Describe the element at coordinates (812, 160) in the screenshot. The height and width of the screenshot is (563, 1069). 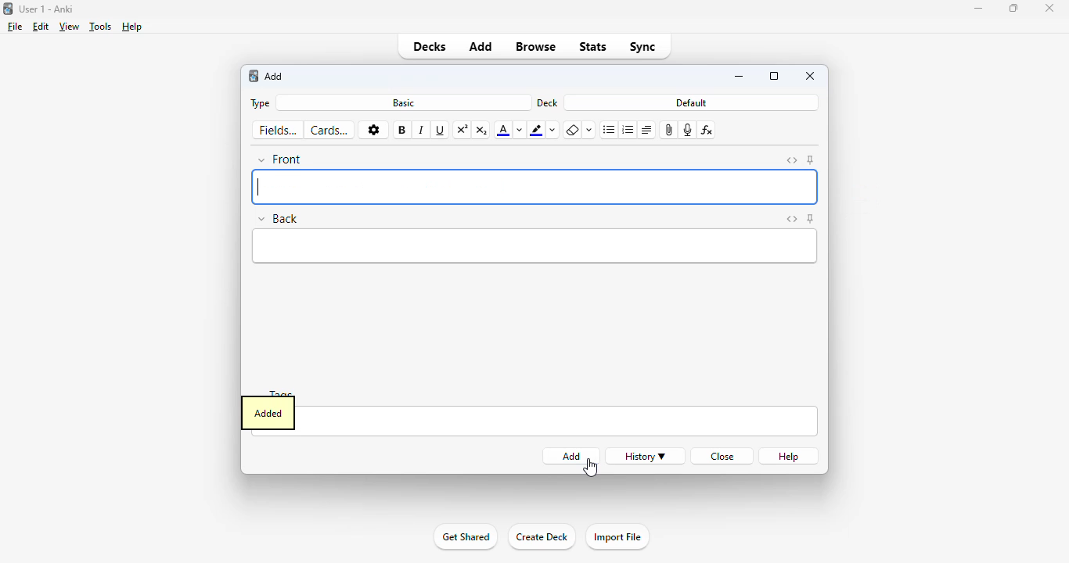
I see `toggle sticky` at that location.